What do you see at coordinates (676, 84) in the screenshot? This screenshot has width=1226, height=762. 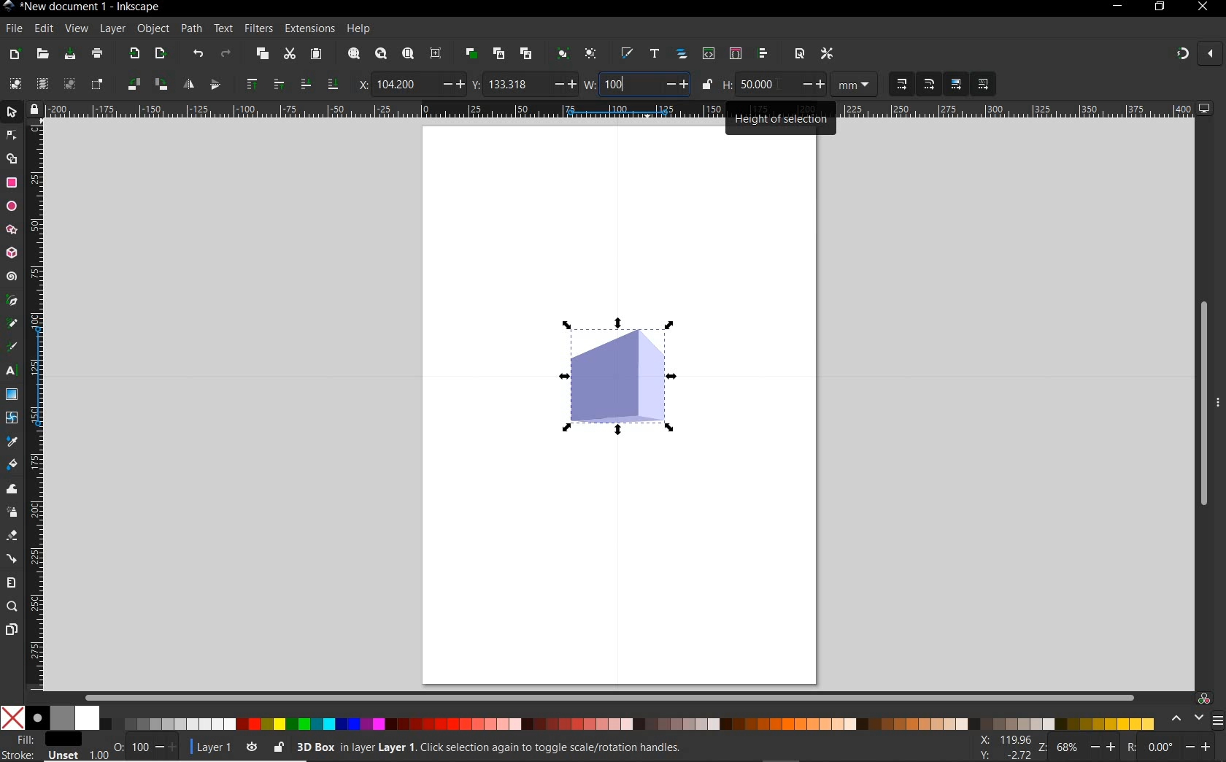 I see `increase/decrease` at bounding box center [676, 84].